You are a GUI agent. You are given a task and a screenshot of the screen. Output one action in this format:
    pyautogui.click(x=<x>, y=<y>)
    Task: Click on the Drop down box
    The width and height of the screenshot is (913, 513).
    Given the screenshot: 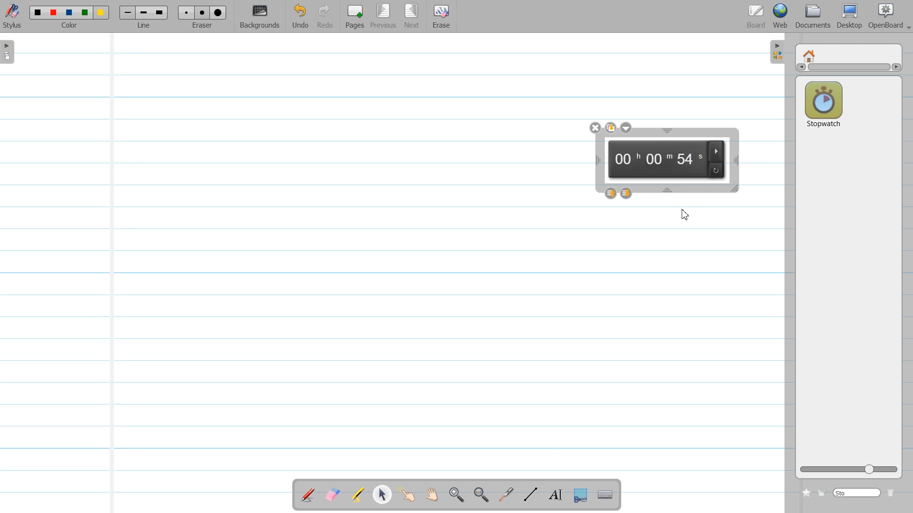 What is the action you would take?
    pyautogui.click(x=626, y=128)
    